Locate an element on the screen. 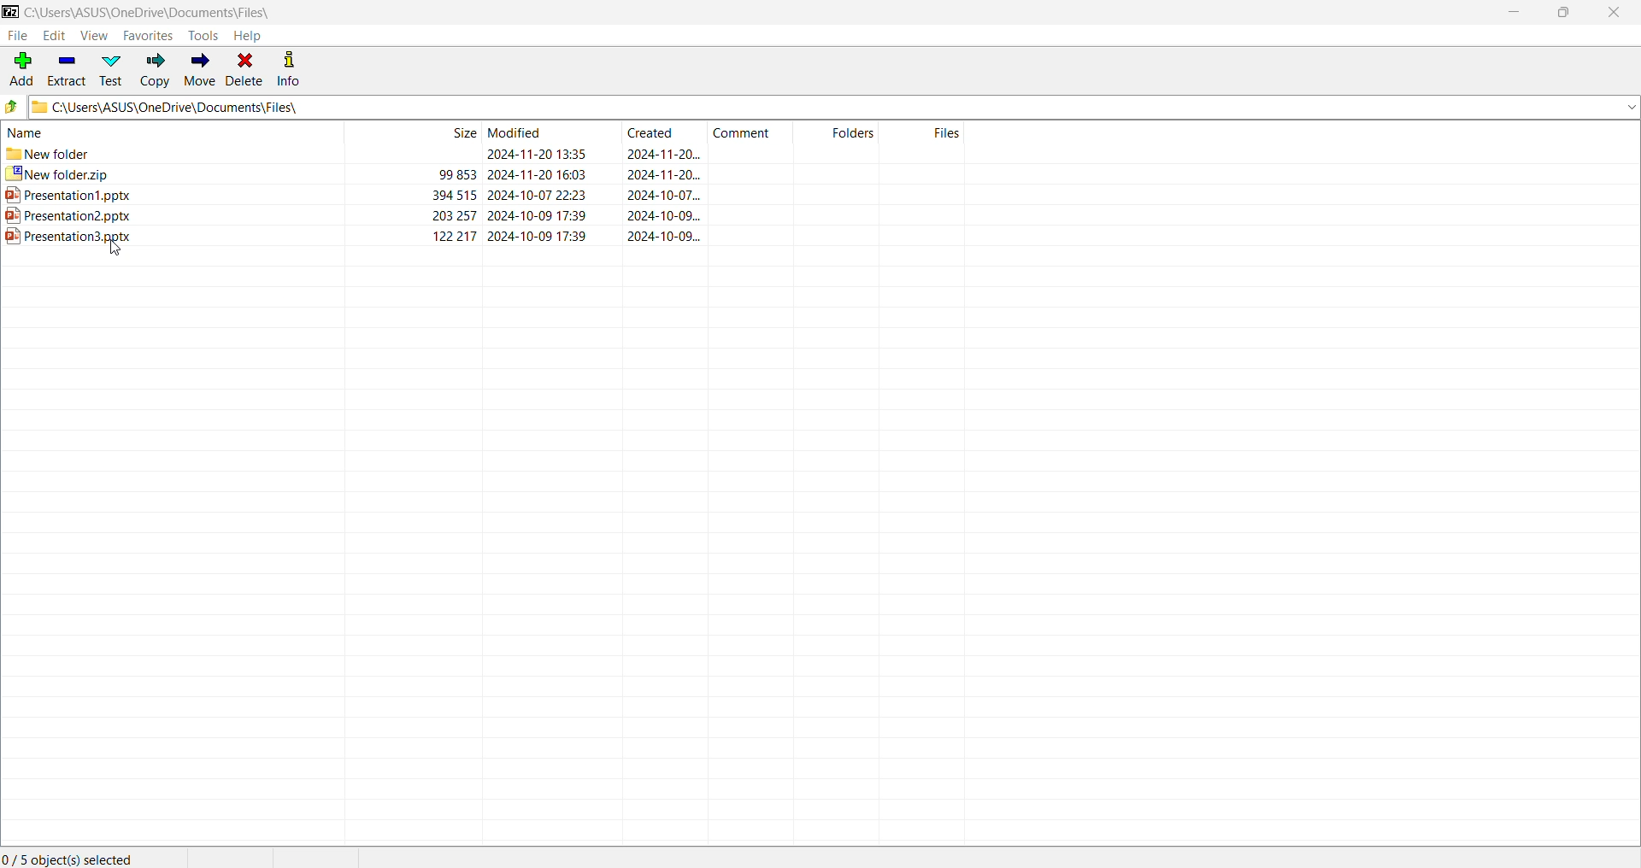 The width and height of the screenshot is (1641, 868). Current Folder Path is located at coordinates (833, 108).